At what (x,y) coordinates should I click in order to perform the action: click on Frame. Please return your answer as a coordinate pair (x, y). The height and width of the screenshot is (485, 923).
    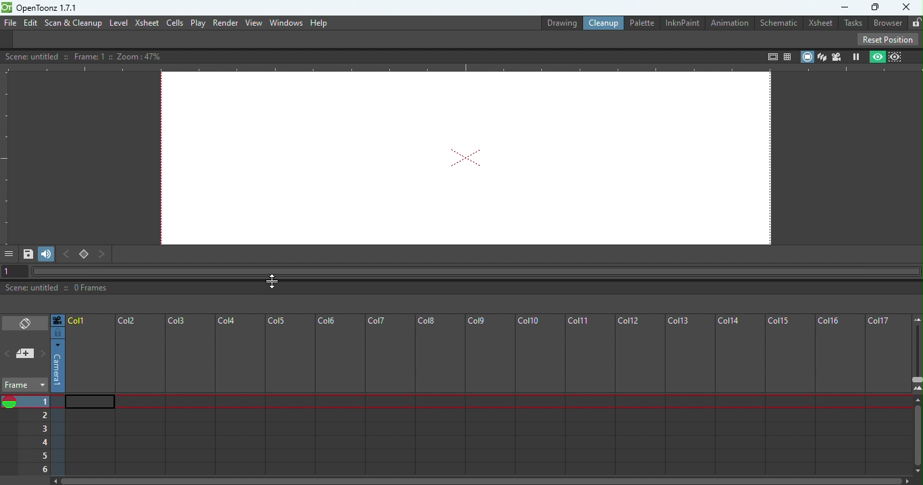
    Looking at the image, I should click on (489, 392).